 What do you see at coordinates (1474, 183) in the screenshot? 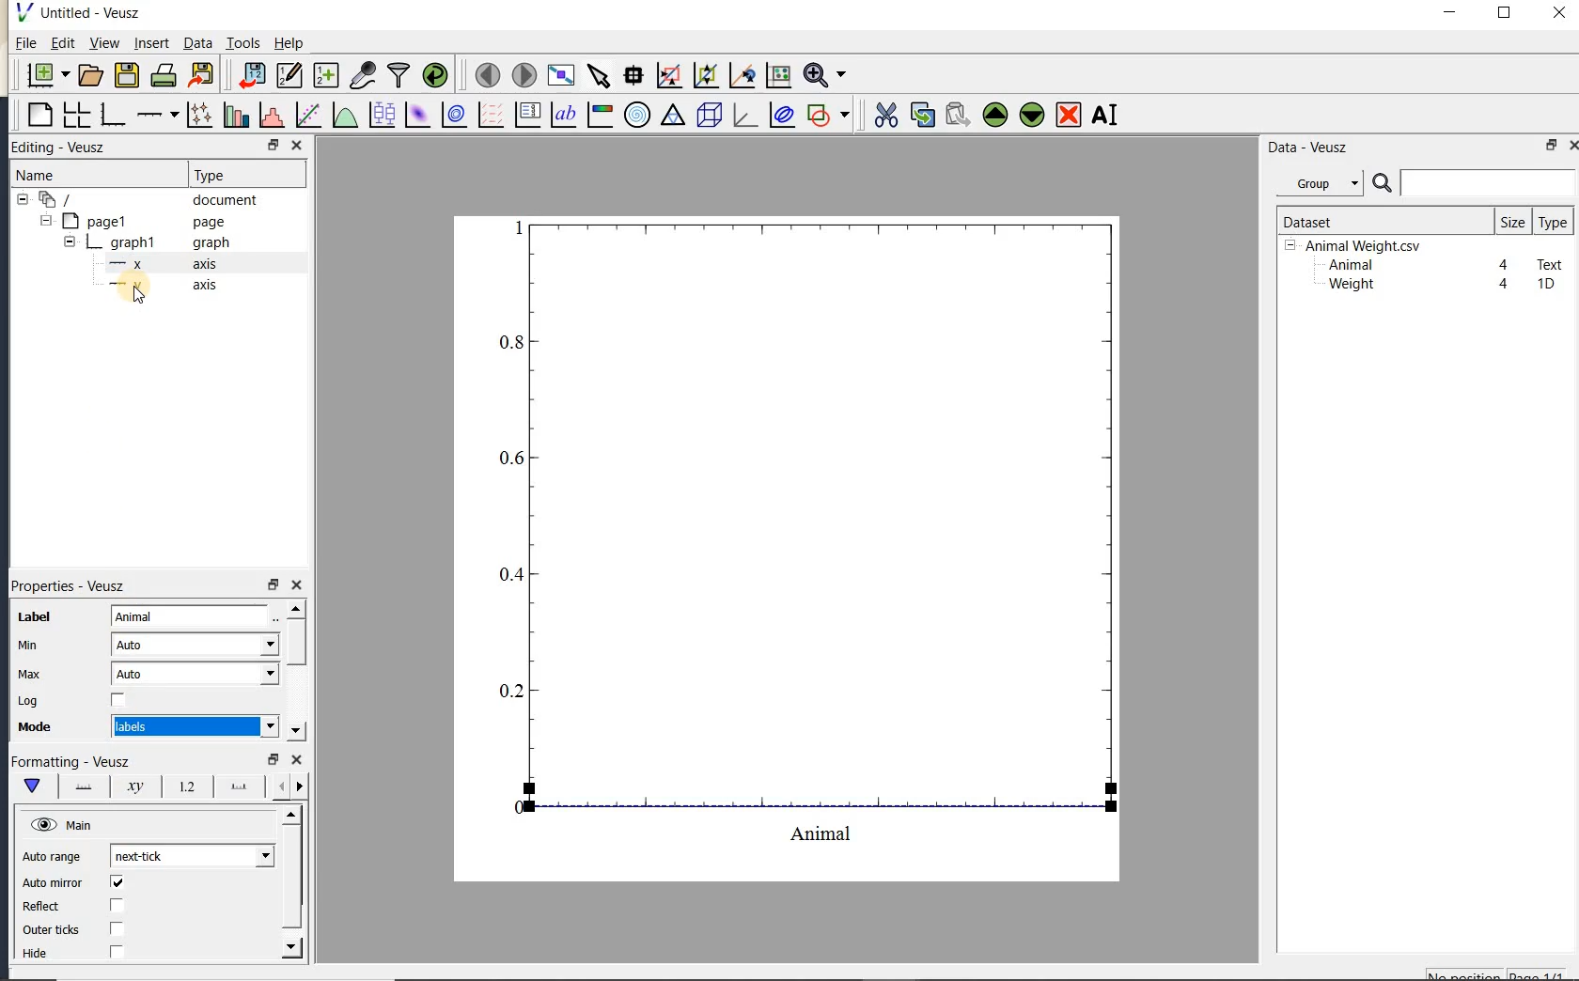
I see `search datasets` at bounding box center [1474, 183].